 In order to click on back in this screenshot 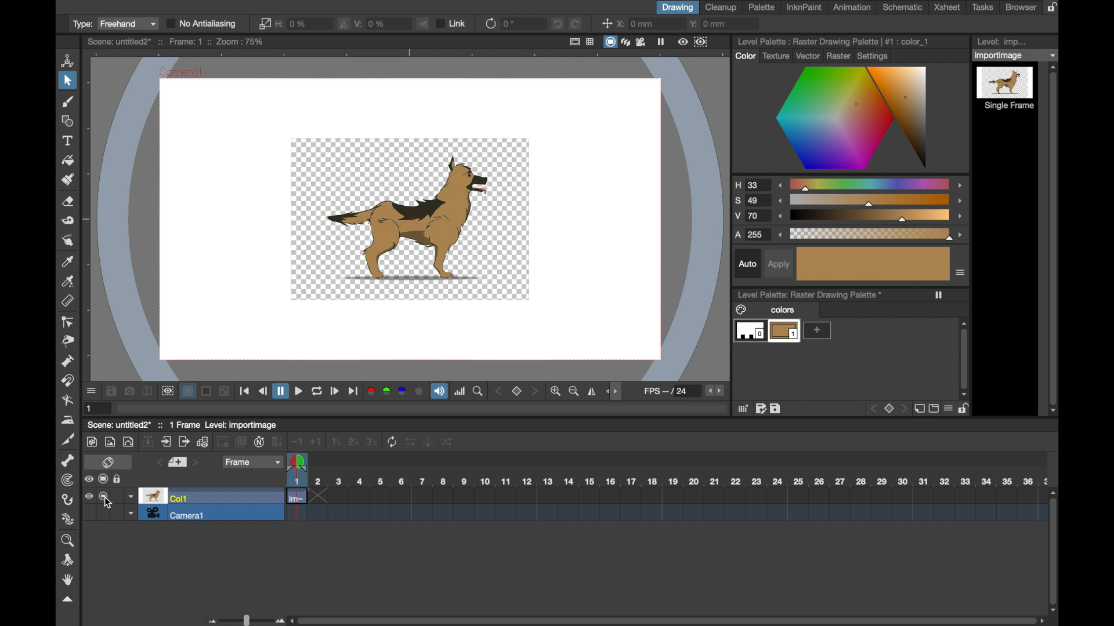, I will do `click(263, 391)`.